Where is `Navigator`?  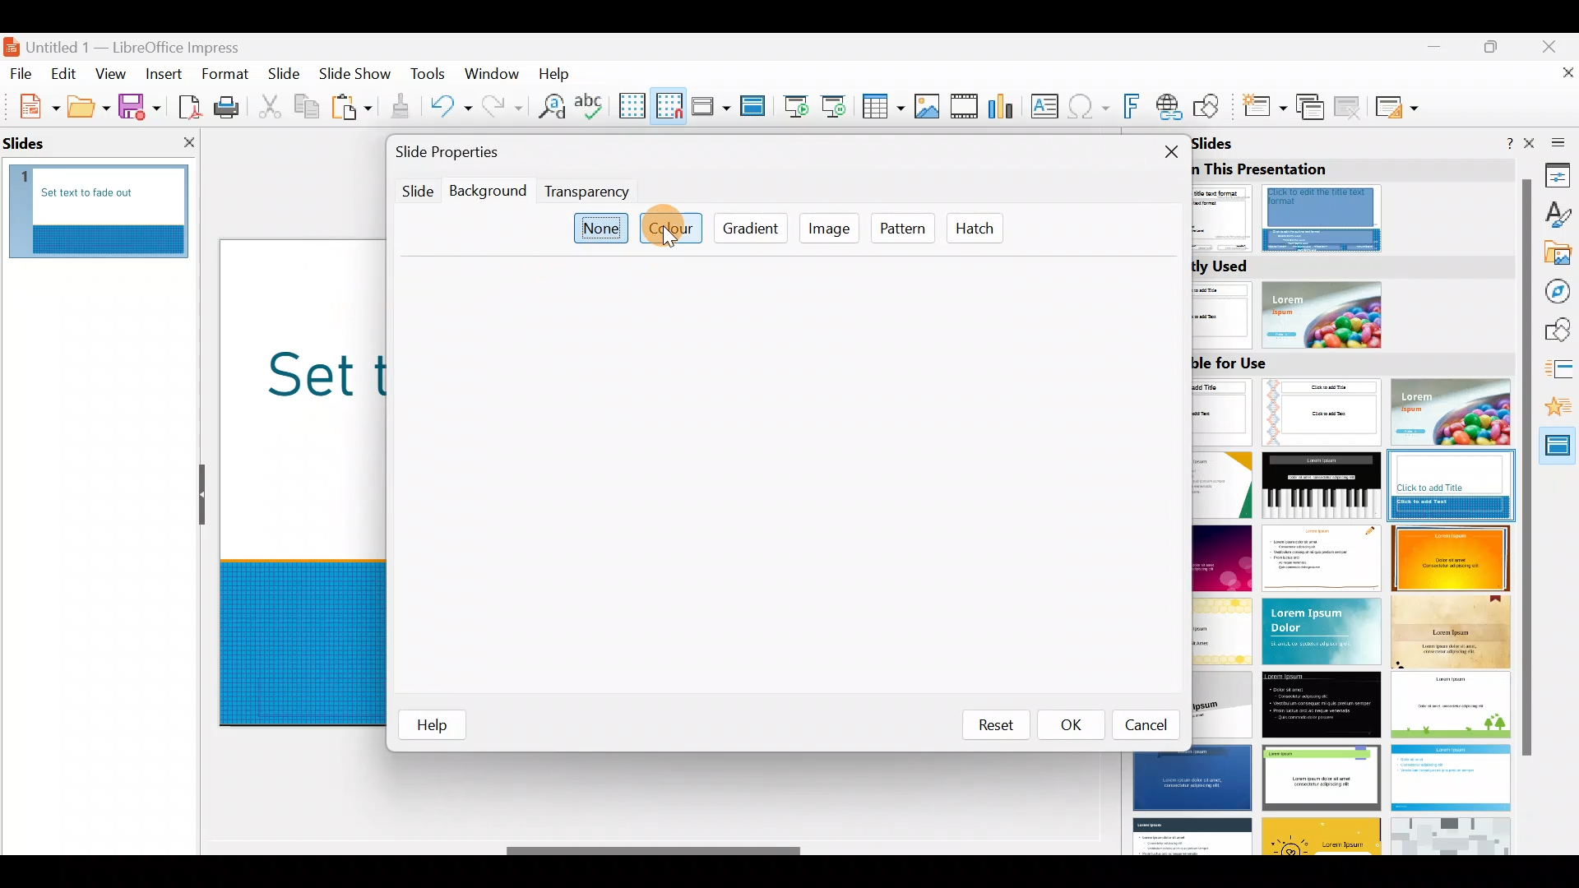
Navigator is located at coordinates (1560, 292).